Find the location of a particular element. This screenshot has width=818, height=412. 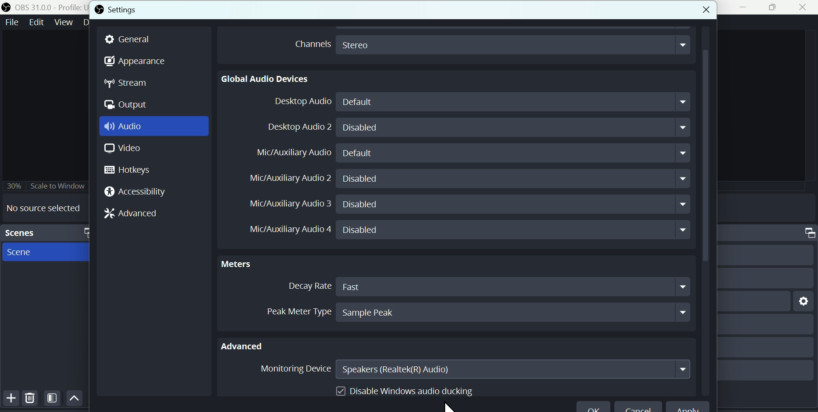

Settings is located at coordinates (137, 9).